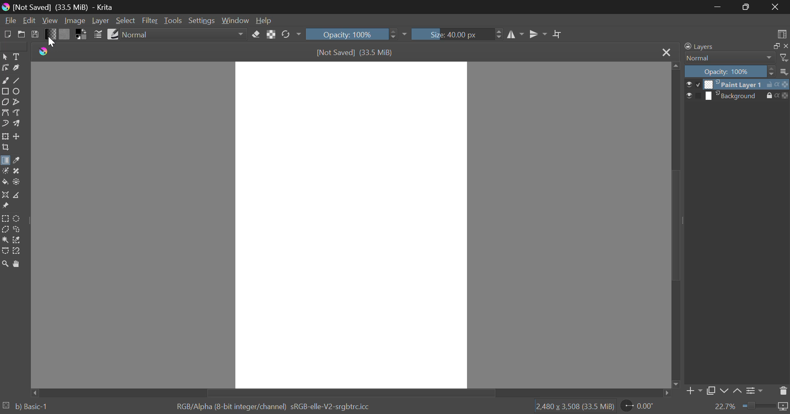 Image resolution: width=790 pixels, height=414 pixels. I want to click on Magnetic Selection, so click(16, 251).